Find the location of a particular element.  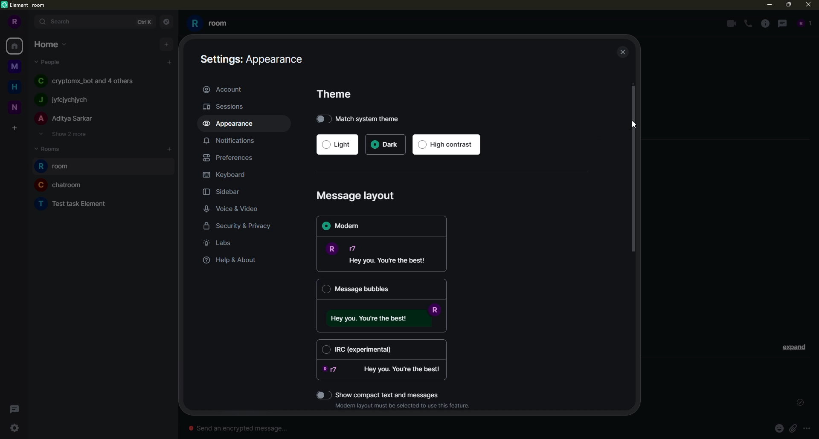

notifications is located at coordinates (229, 140).